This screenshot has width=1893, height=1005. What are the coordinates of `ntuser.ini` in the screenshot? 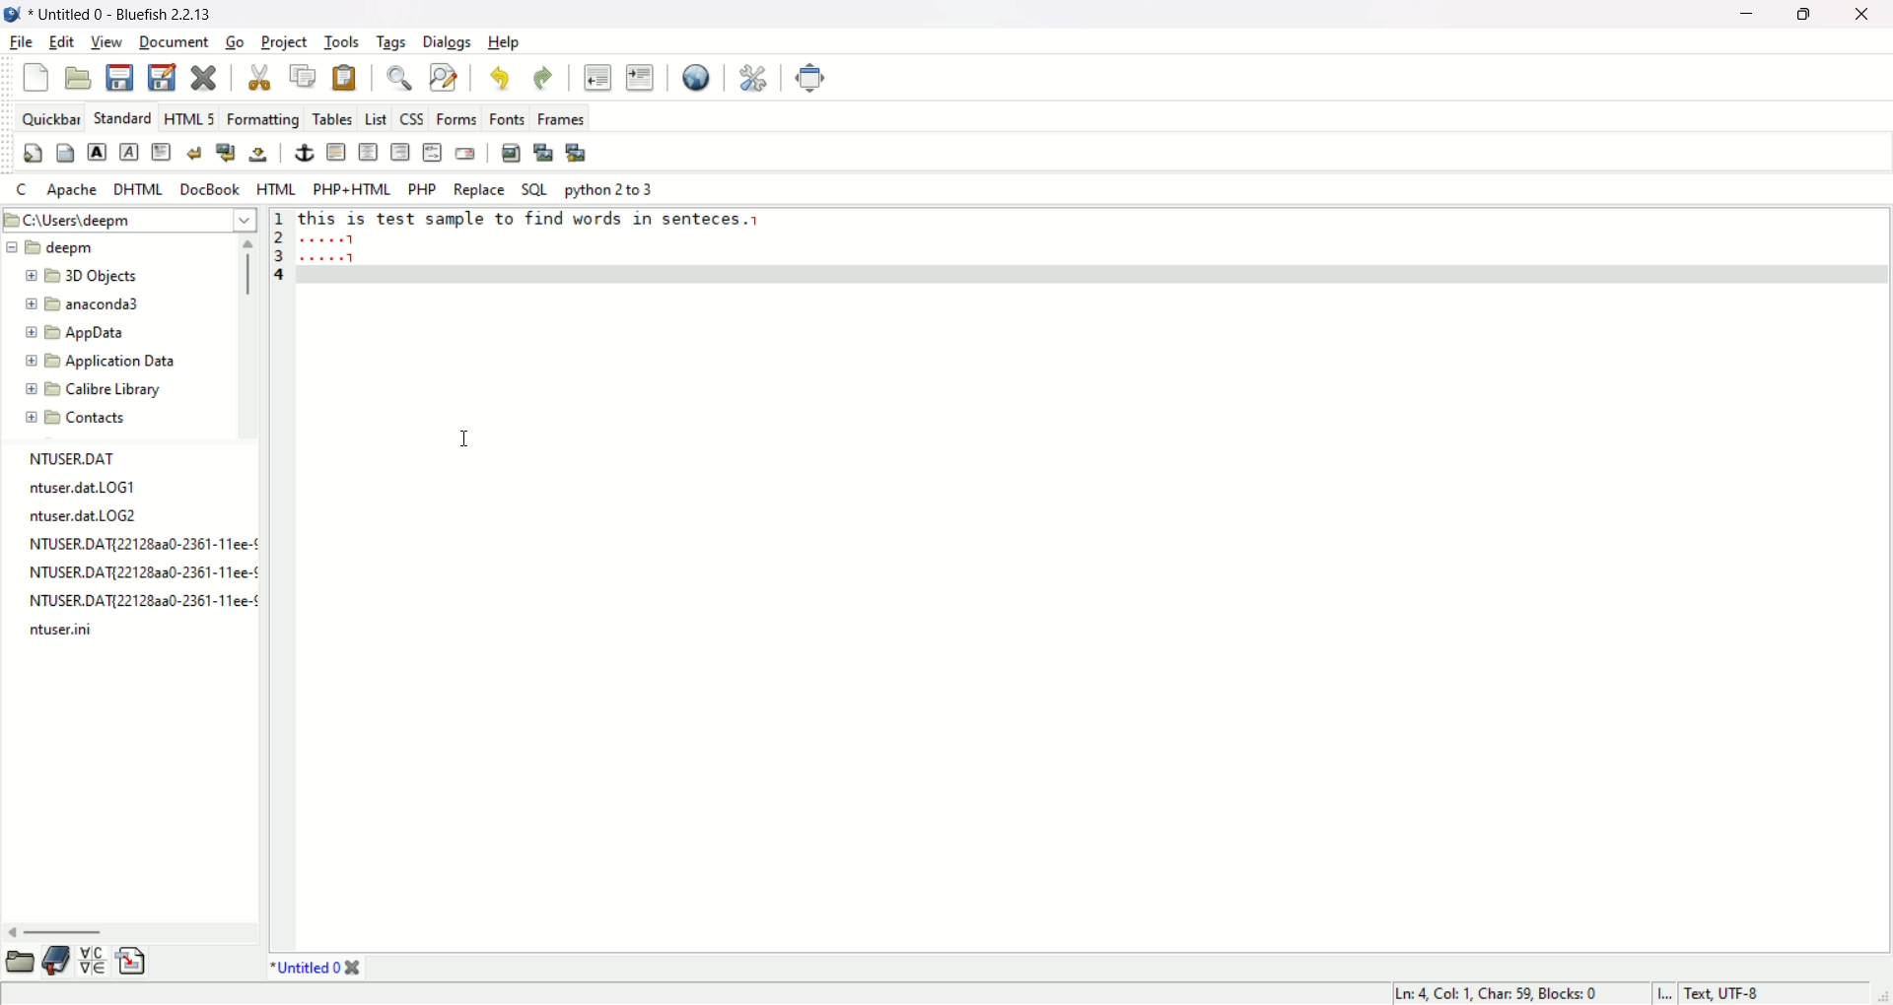 It's located at (65, 630).